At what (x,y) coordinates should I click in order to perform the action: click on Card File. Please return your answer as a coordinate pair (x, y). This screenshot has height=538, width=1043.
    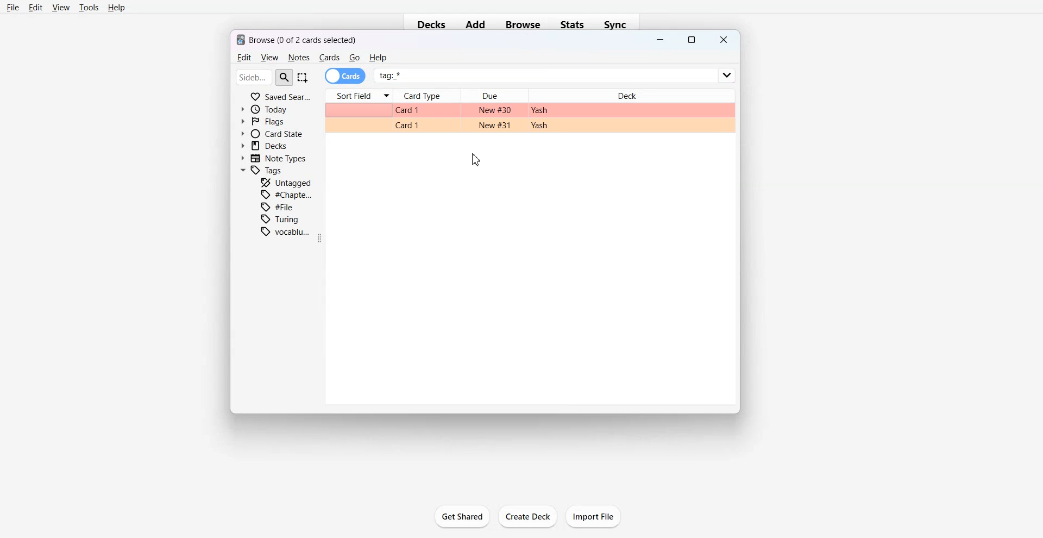
    Looking at the image, I should click on (529, 117).